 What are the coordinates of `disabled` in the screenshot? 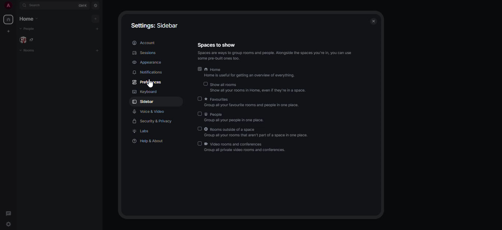 It's located at (206, 83).